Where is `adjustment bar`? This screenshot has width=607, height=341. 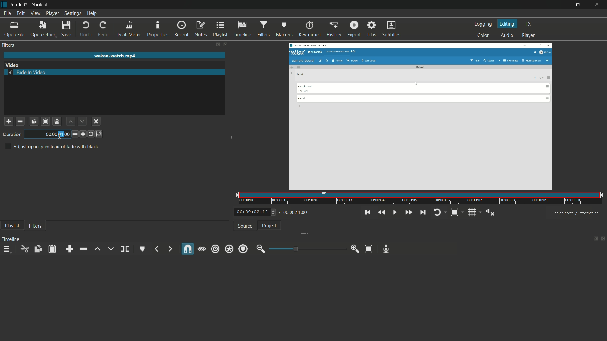 adjustment bar is located at coordinates (307, 249).